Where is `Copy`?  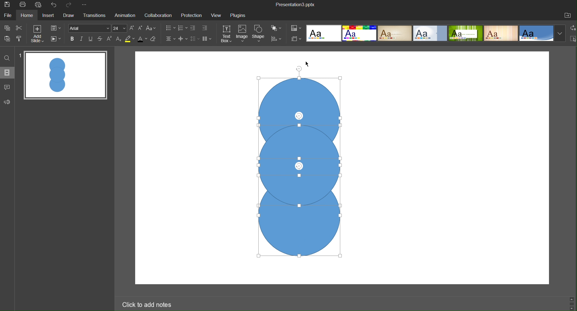
Copy is located at coordinates (7, 29).